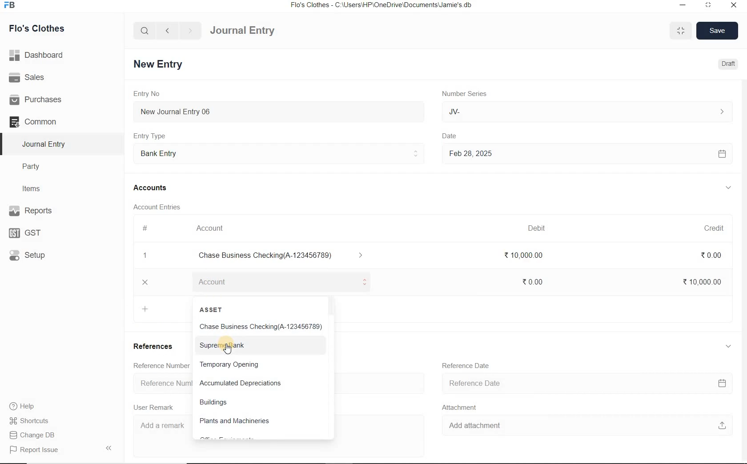 The image size is (747, 464). Describe the element at coordinates (44, 212) in the screenshot. I see `Reports` at that location.